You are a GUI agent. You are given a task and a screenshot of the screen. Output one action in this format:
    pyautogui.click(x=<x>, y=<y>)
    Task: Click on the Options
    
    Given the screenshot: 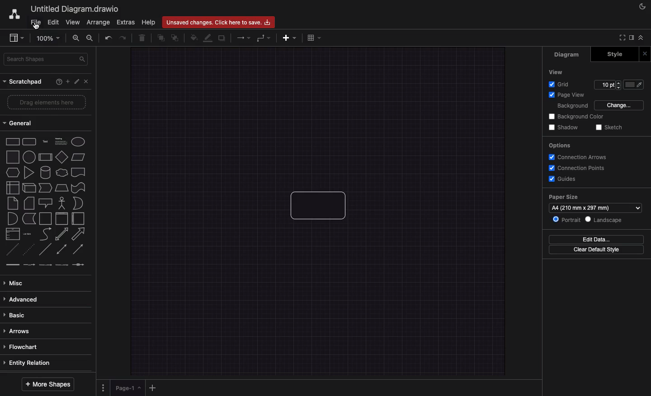 What is the action you would take?
    pyautogui.click(x=560, y=146)
    